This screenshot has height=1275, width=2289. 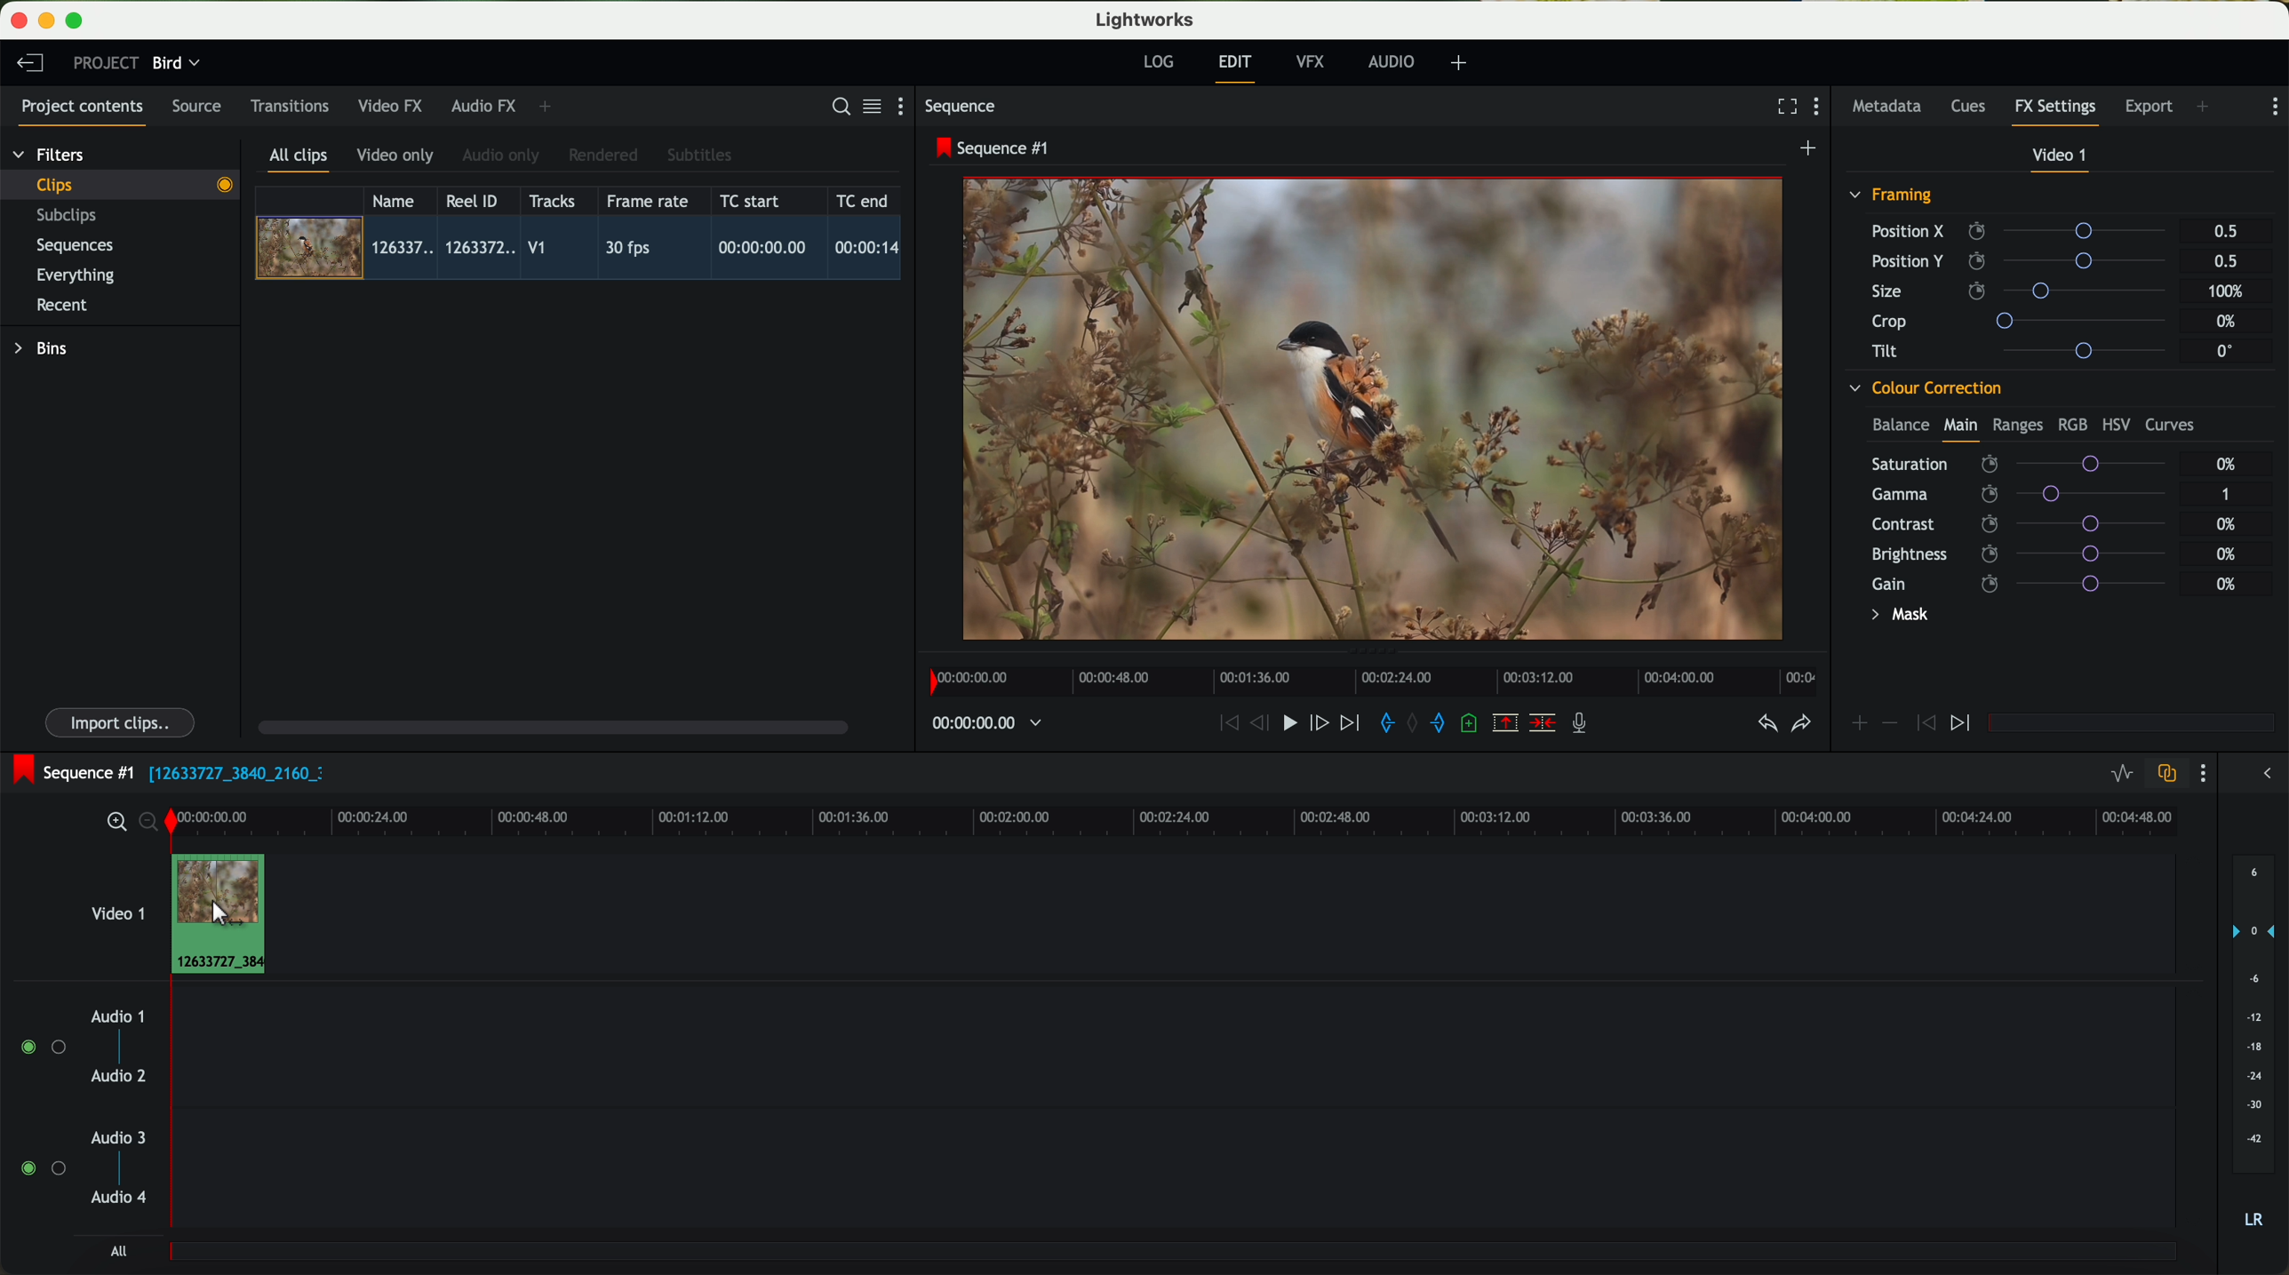 What do you see at coordinates (2224, 260) in the screenshot?
I see `0.5` at bounding box center [2224, 260].